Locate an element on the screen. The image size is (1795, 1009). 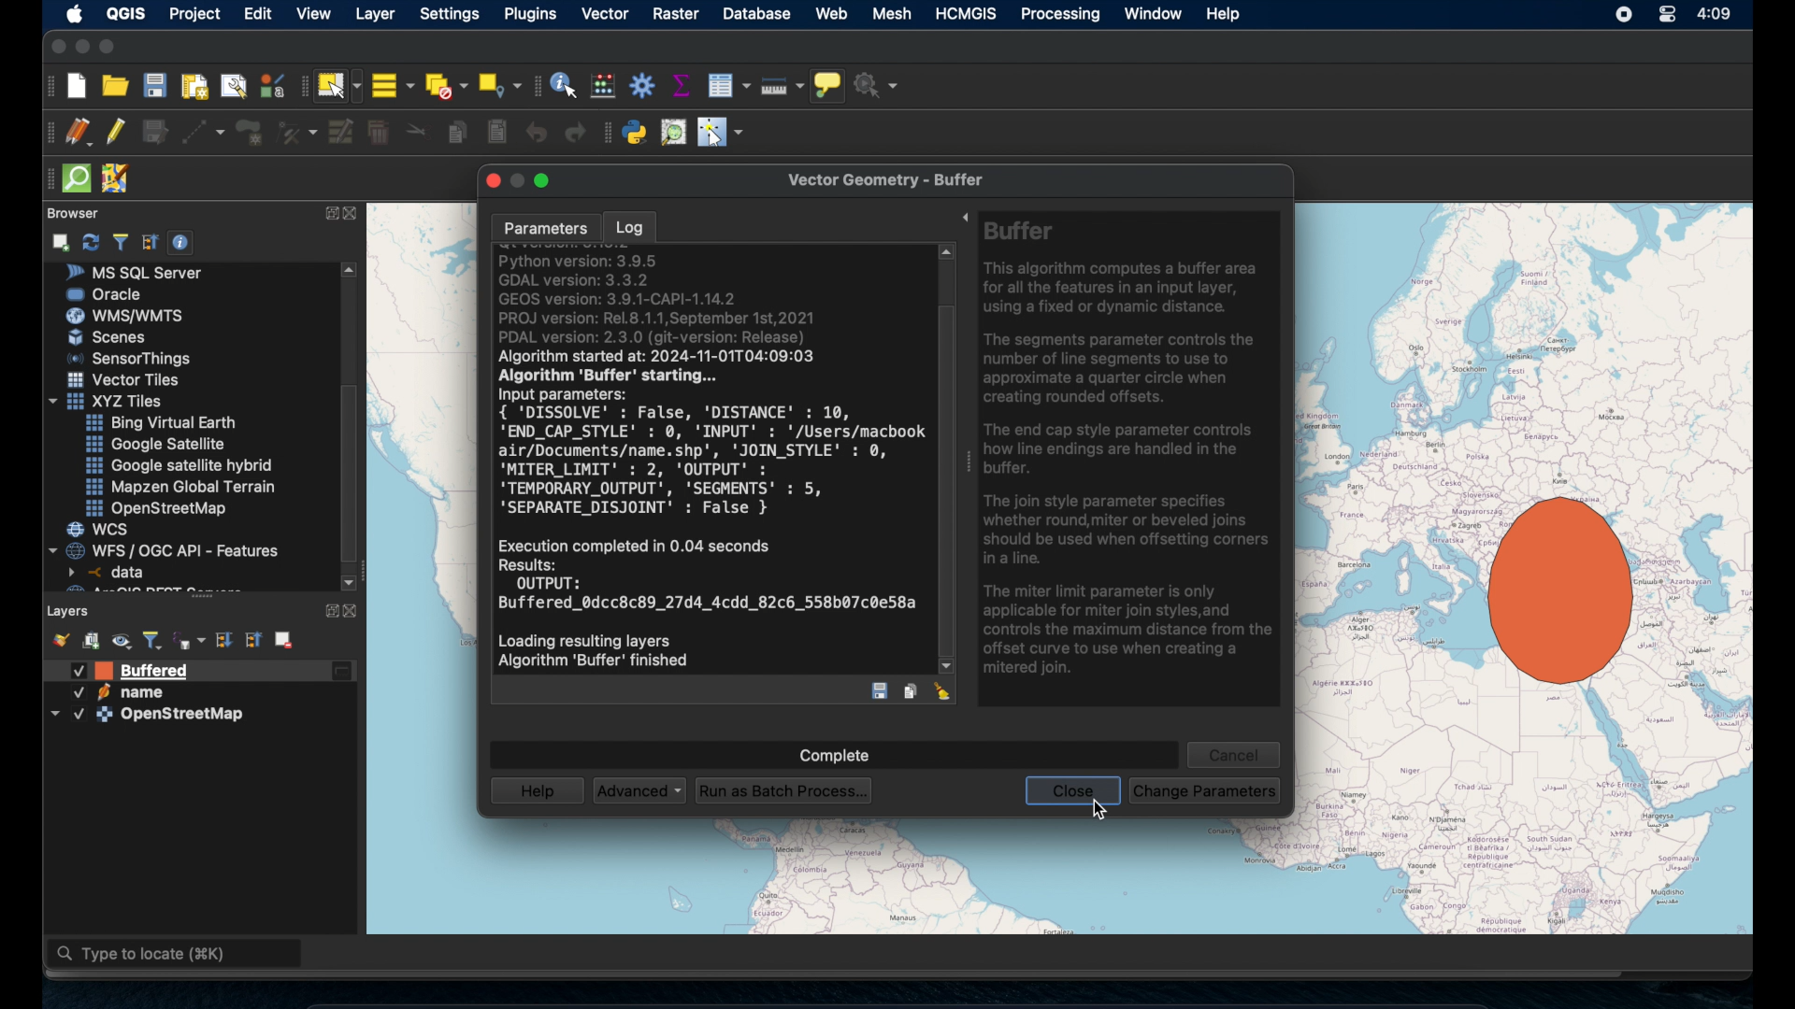
minimize is located at coordinates (80, 47).